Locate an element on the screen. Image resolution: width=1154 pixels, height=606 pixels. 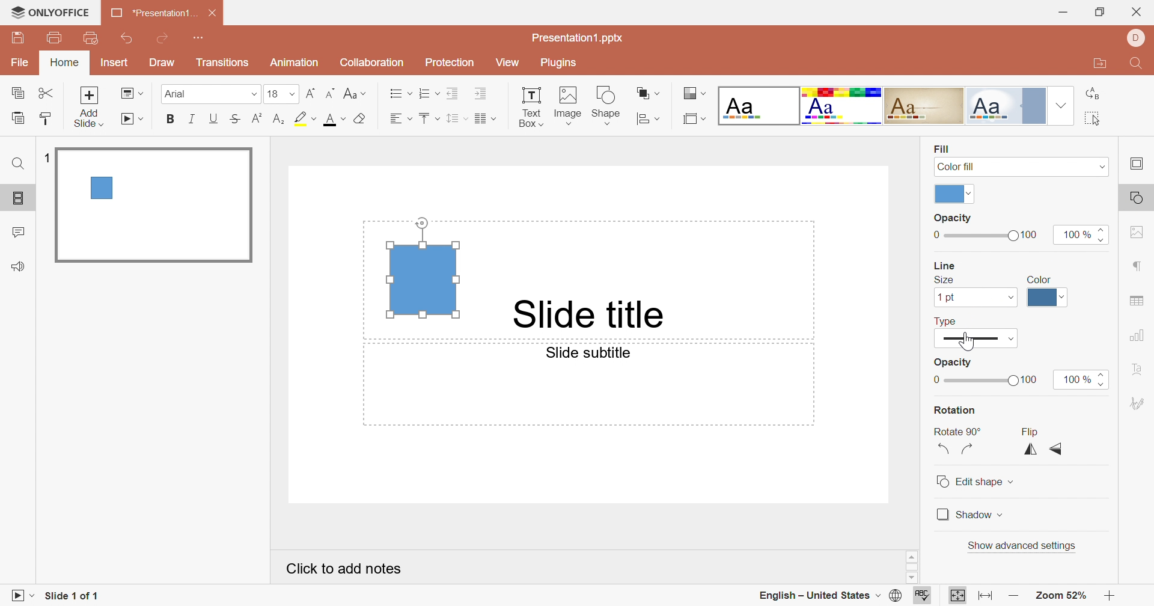
Print file is located at coordinates (53, 40).